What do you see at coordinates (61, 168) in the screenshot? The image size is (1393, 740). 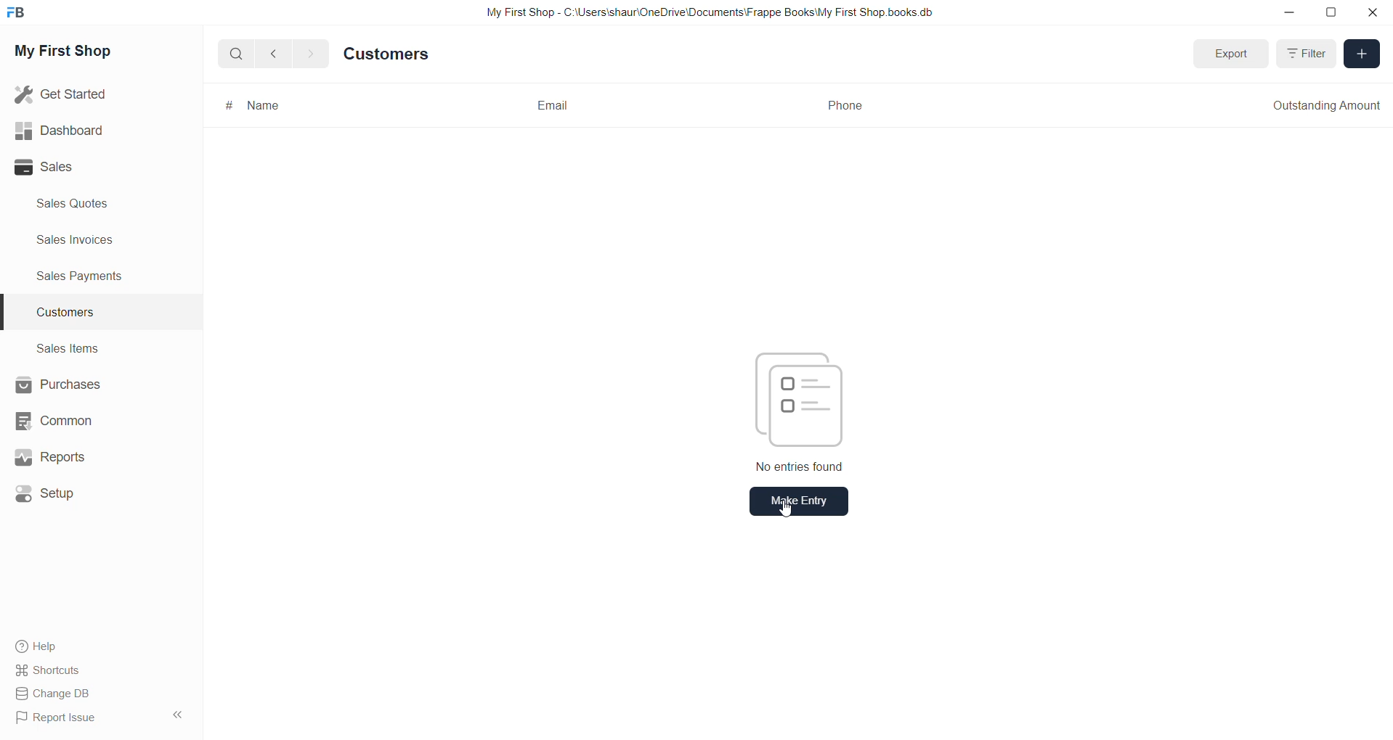 I see `Sales` at bounding box center [61, 168].